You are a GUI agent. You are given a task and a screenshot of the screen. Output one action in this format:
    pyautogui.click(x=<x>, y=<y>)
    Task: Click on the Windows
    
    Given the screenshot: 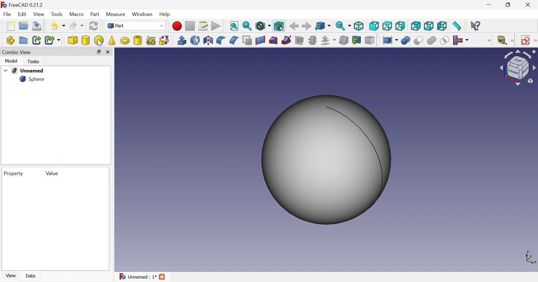 What is the action you would take?
    pyautogui.click(x=143, y=14)
    